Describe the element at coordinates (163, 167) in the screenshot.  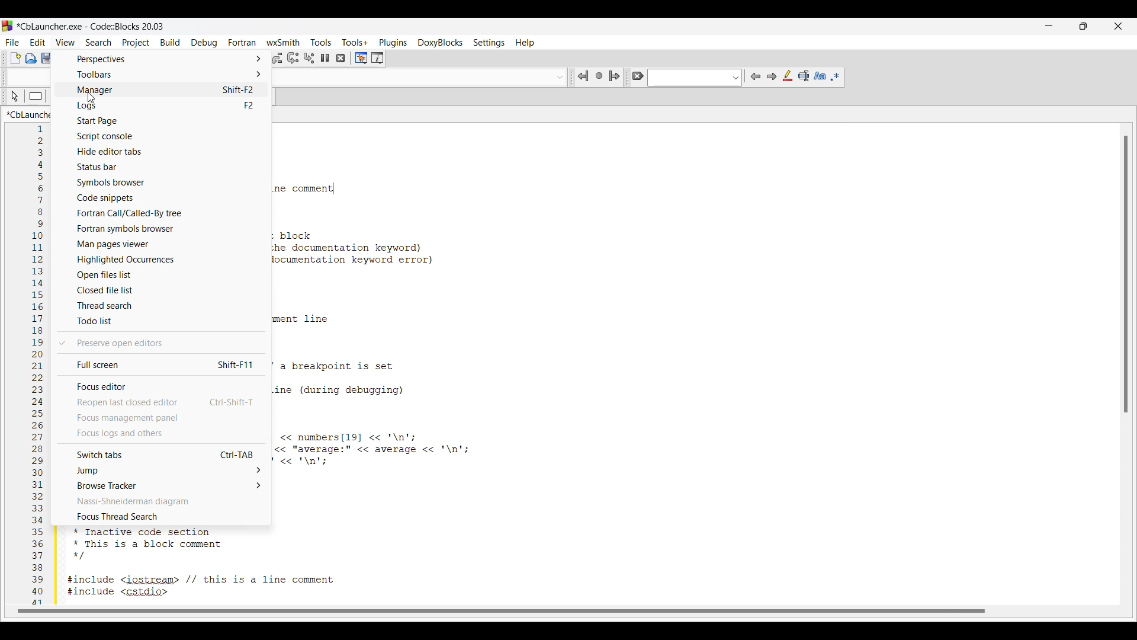
I see `Status bar` at that location.